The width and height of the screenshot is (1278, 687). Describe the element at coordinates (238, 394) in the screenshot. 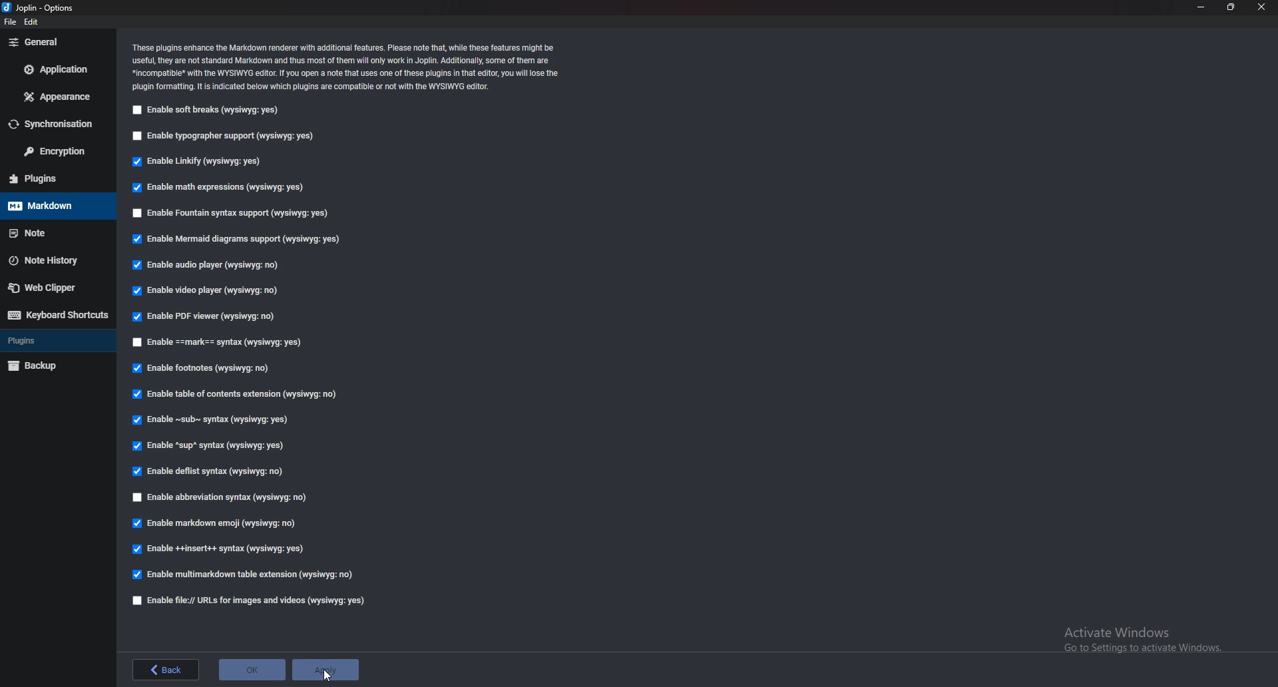

I see `Enable table of contents extension` at that location.